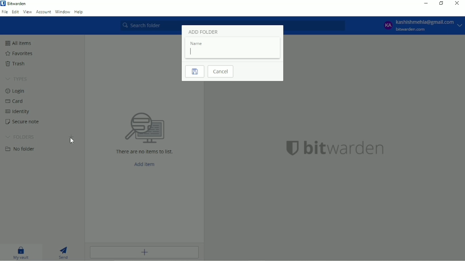 This screenshot has width=465, height=261. What do you see at coordinates (144, 127) in the screenshot?
I see `searching for folder logo` at bounding box center [144, 127].